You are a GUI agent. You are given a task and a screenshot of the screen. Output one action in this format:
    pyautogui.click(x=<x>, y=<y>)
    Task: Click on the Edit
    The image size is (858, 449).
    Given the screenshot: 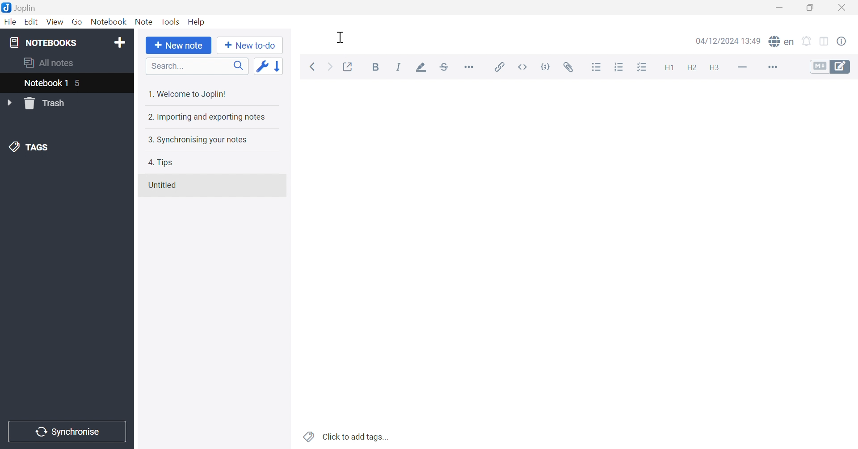 What is the action you would take?
    pyautogui.click(x=32, y=22)
    